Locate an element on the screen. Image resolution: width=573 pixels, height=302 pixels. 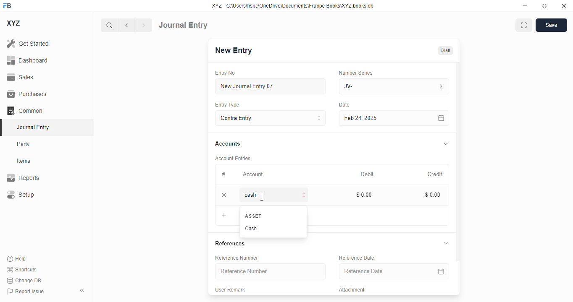
toggle expand/collapse is located at coordinates (446, 243).